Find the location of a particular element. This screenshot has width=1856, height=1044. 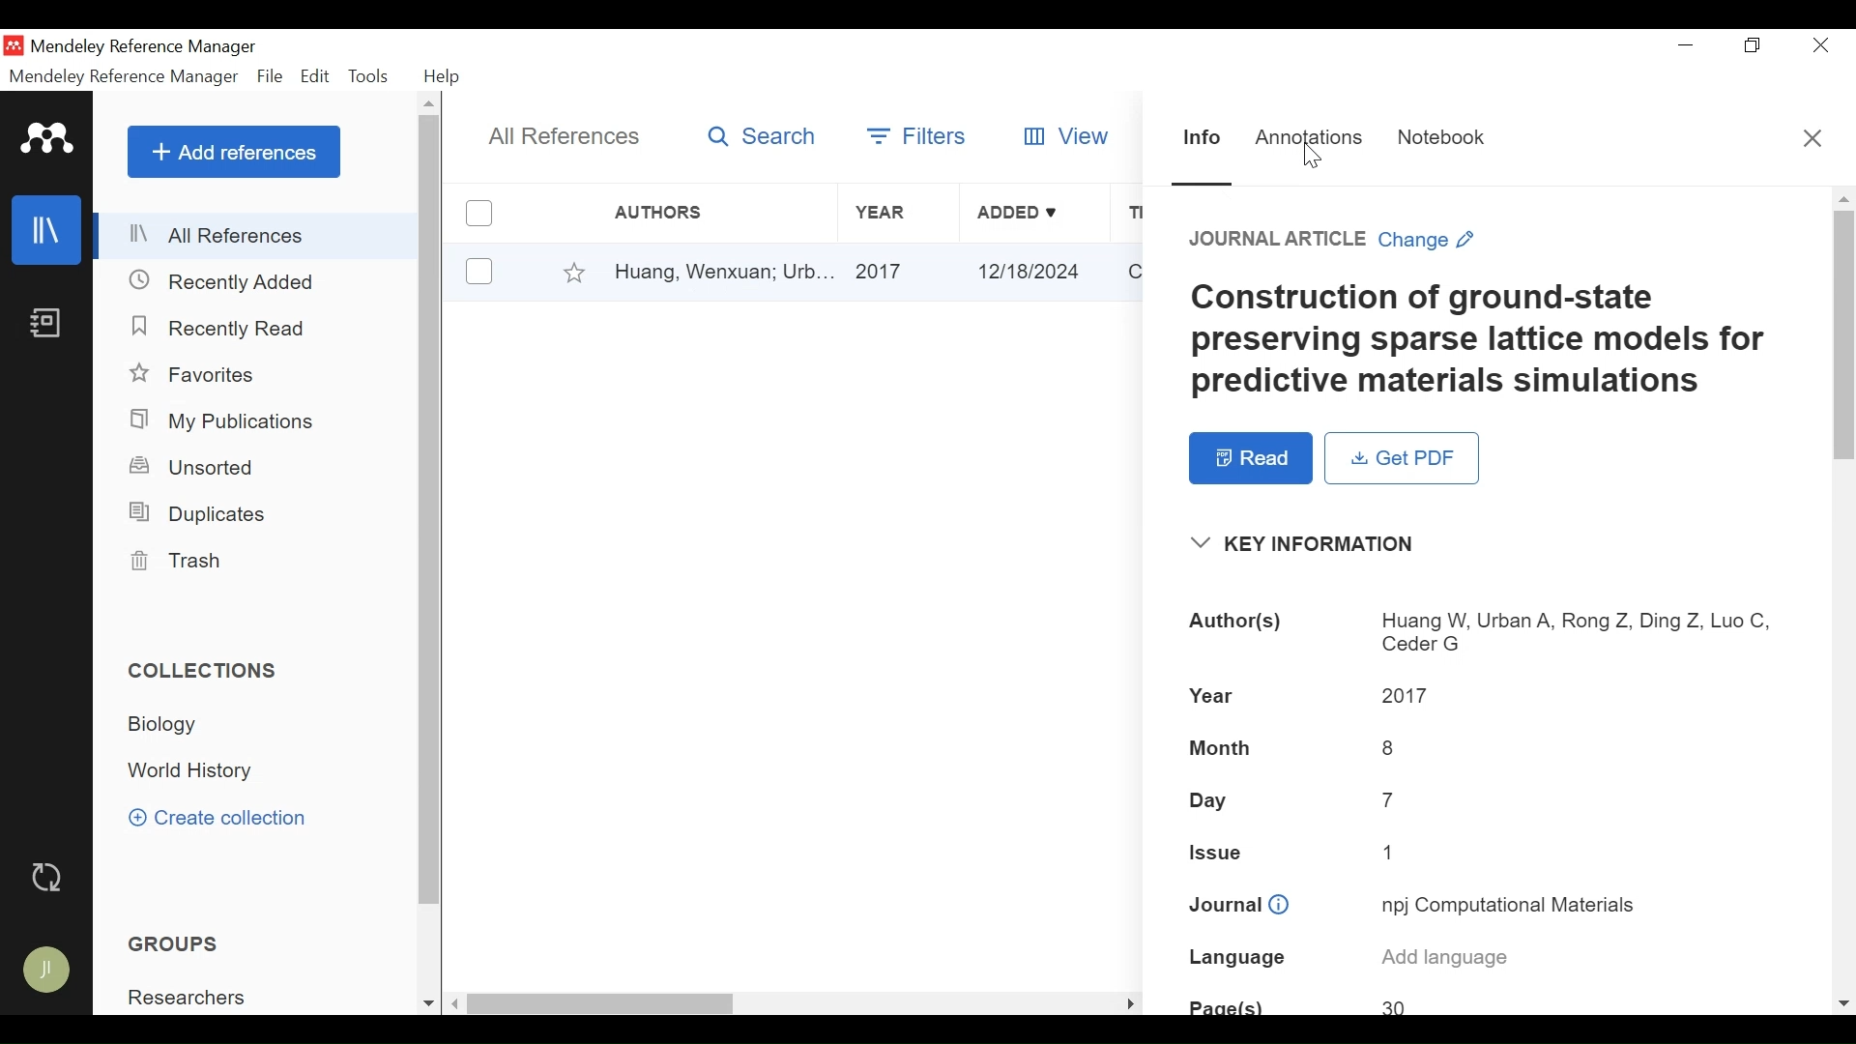

Author(s) is located at coordinates (1240, 625).